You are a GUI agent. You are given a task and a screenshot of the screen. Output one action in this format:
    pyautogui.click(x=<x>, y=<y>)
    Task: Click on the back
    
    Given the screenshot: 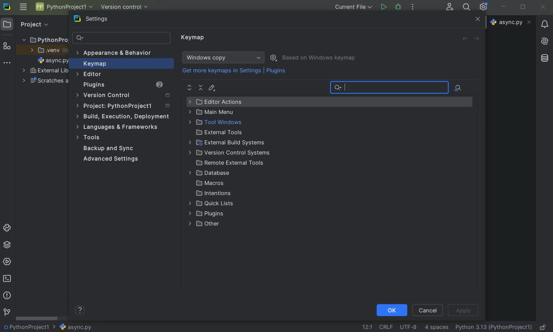 What is the action you would take?
    pyautogui.click(x=465, y=39)
    